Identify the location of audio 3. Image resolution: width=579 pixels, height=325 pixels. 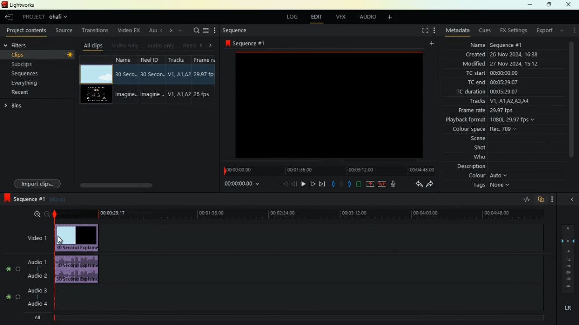
(35, 290).